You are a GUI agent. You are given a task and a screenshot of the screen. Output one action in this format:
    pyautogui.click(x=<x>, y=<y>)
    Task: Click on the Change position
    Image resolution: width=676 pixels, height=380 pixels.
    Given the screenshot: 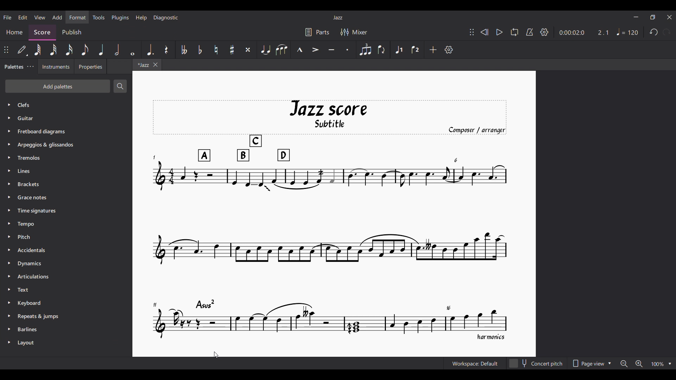 What is the action you would take?
    pyautogui.click(x=472, y=32)
    